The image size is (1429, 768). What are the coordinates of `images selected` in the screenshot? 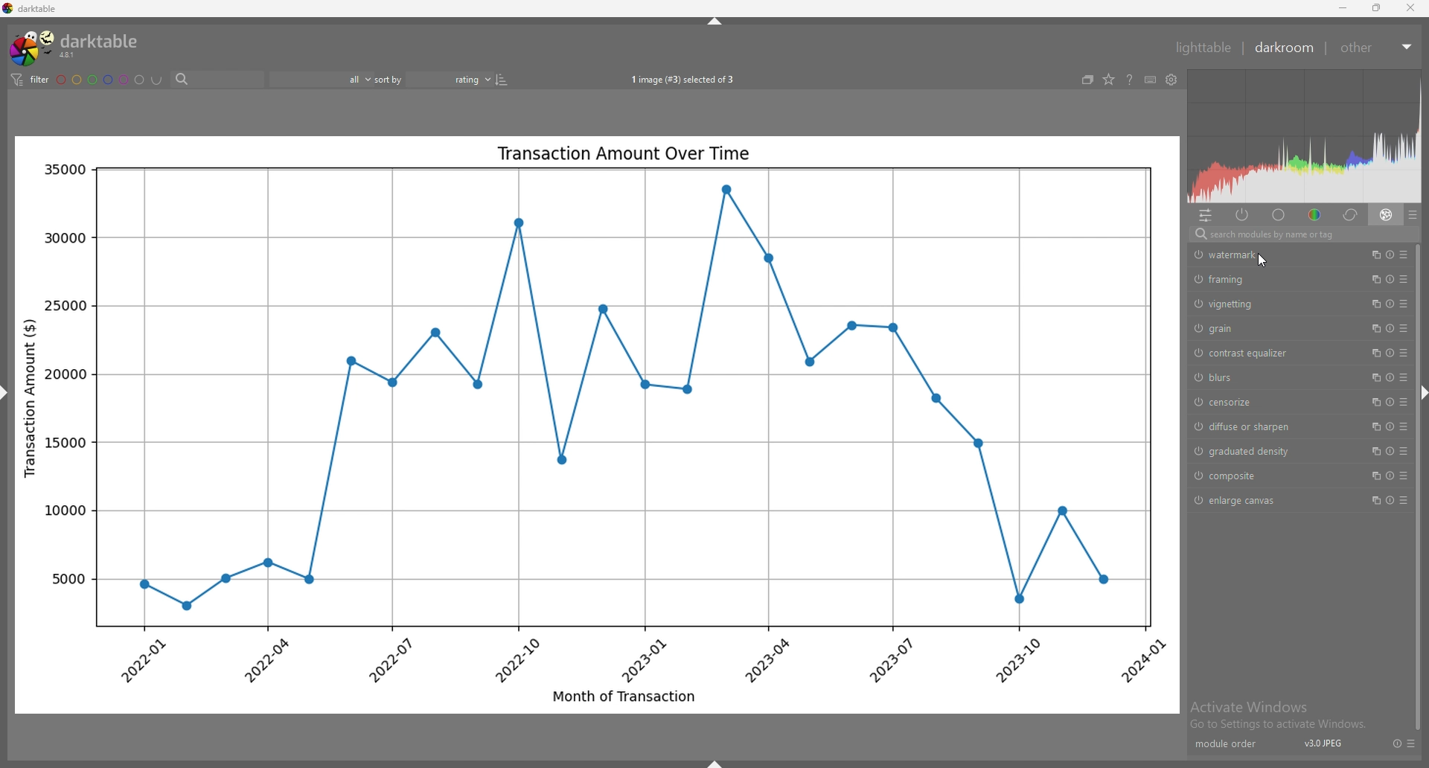 It's located at (680, 80).